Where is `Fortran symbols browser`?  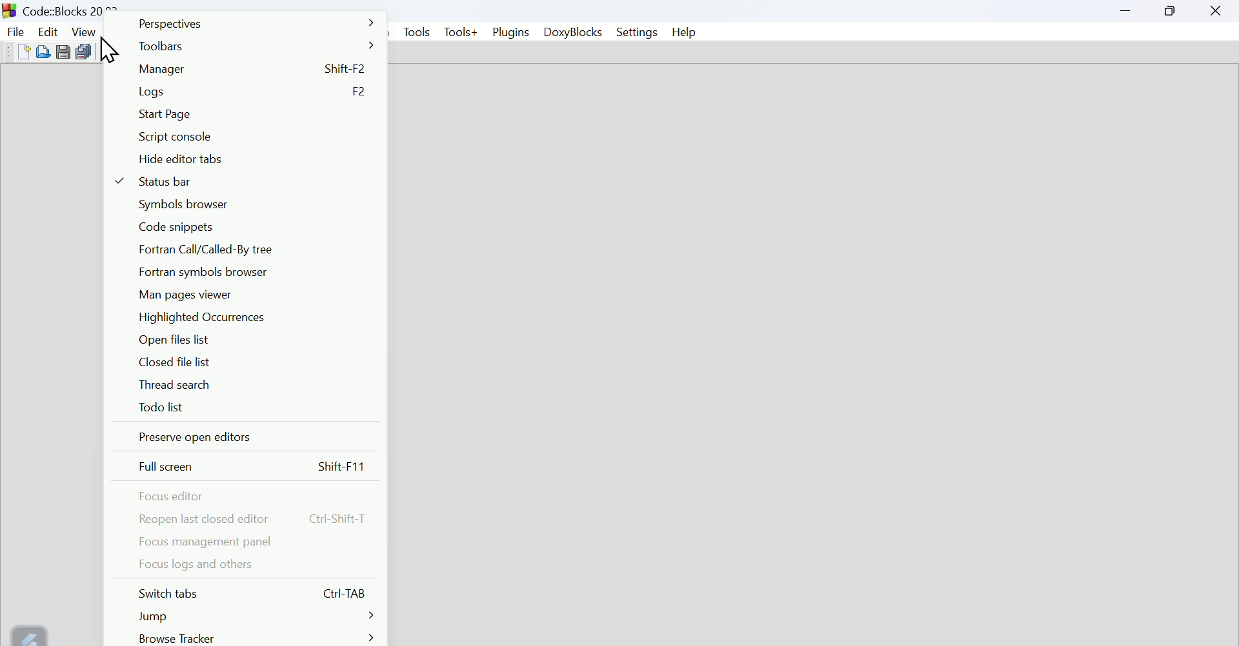
Fortran symbols browser is located at coordinates (203, 272).